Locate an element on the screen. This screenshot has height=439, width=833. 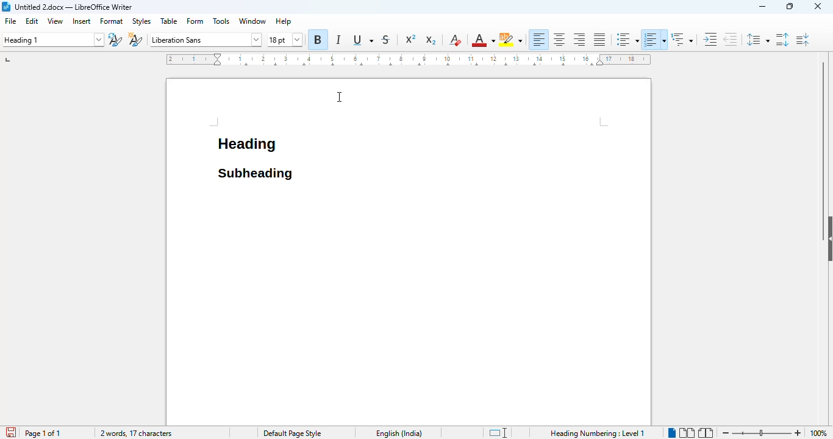
character highlighting color is located at coordinates (510, 40).